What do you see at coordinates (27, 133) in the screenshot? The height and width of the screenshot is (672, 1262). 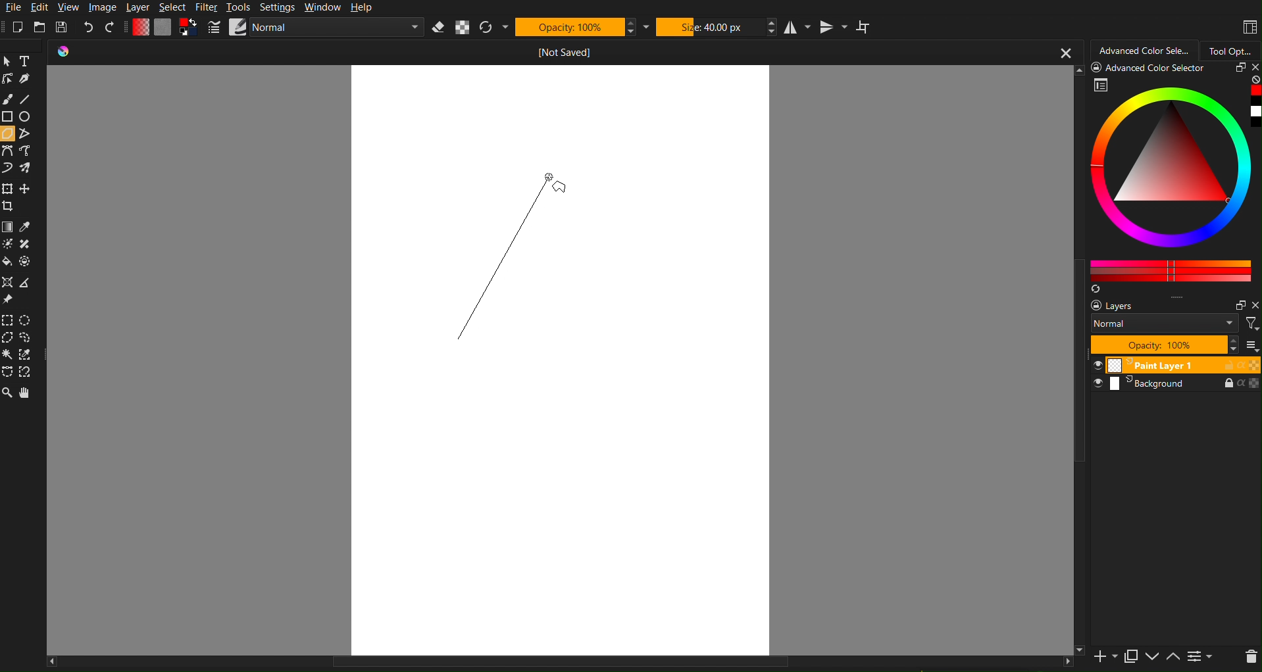 I see `polyline tool` at bounding box center [27, 133].